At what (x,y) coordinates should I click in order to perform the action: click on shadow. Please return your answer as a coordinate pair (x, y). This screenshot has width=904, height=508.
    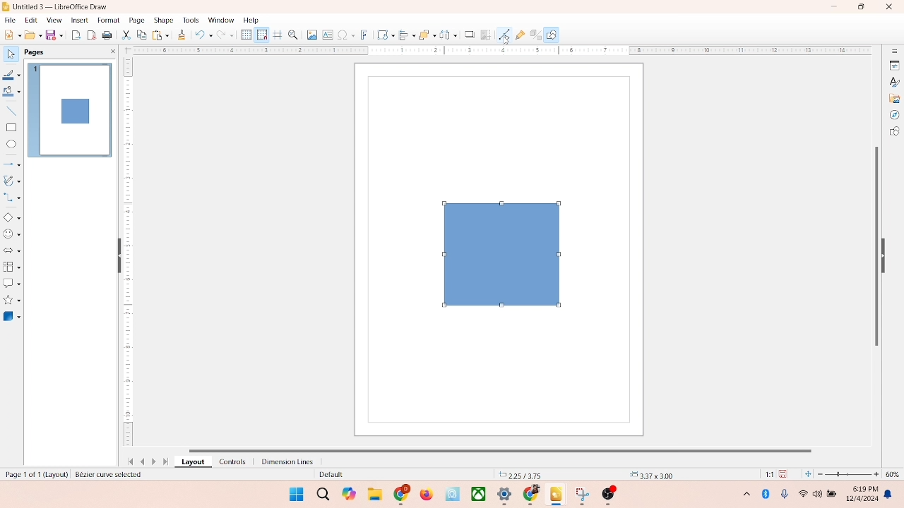
    Looking at the image, I should click on (468, 33).